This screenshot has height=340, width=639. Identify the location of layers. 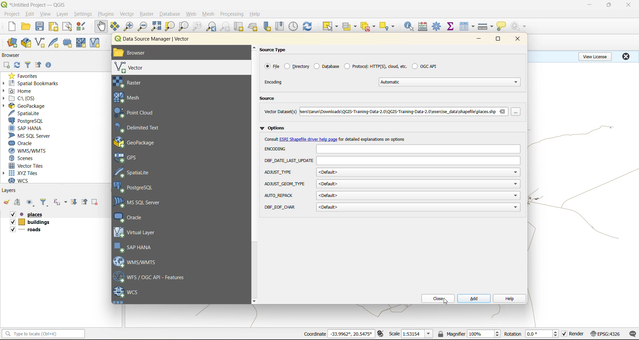
(37, 215).